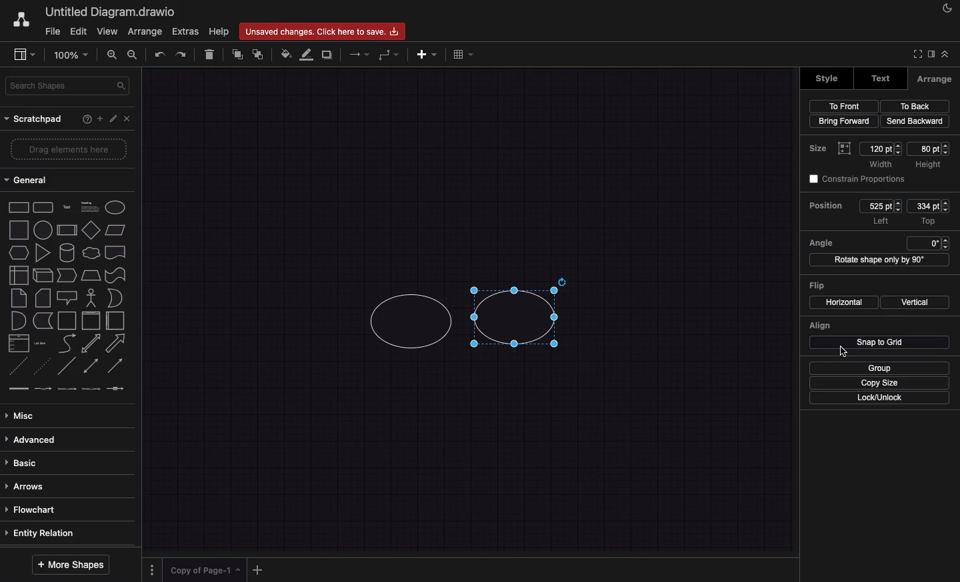 The height and width of the screenshot is (582, 960). What do you see at coordinates (116, 253) in the screenshot?
I see `document` at bounding box center [116, 253].